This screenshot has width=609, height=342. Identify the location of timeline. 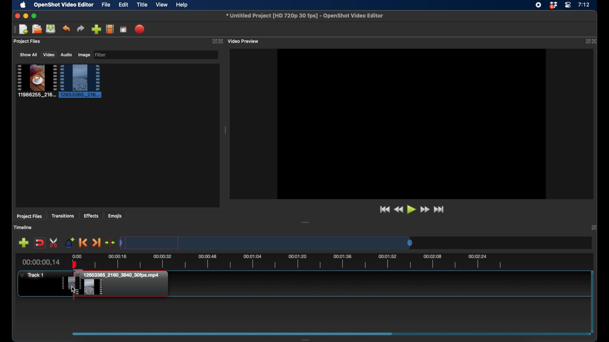
(296, 263).